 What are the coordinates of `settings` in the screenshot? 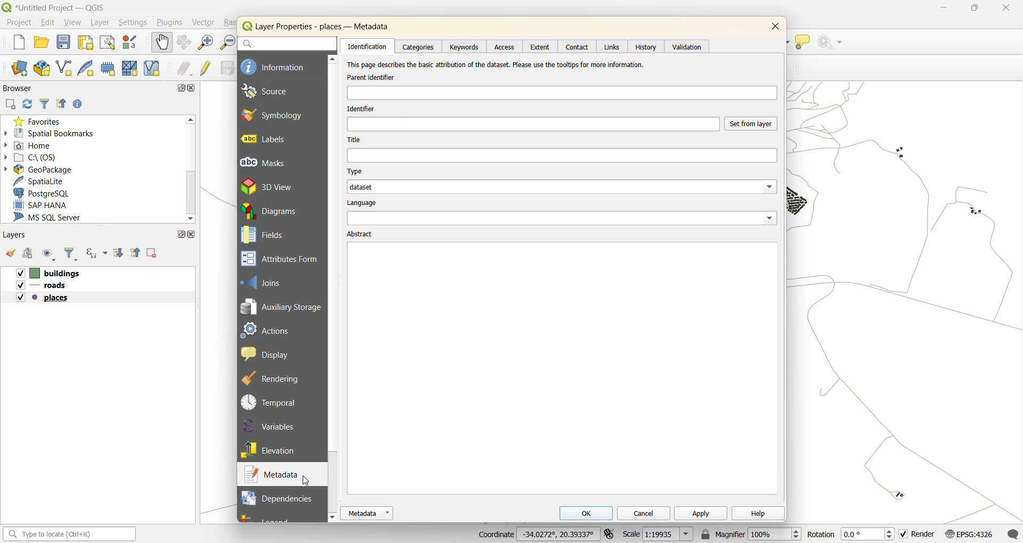 It's located at (134, 23).